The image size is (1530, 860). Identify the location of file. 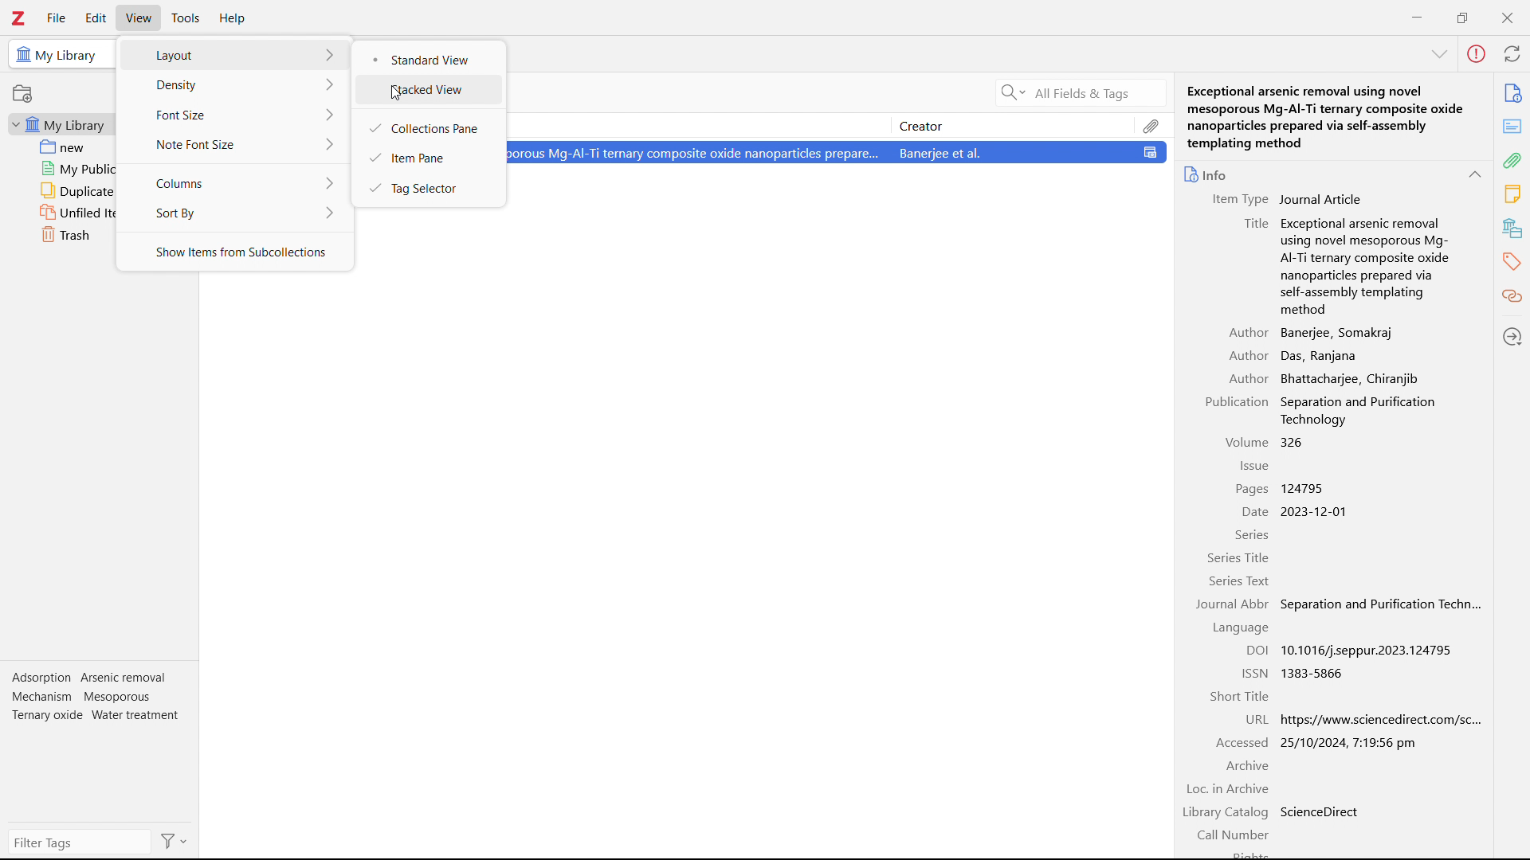
(57, 18).